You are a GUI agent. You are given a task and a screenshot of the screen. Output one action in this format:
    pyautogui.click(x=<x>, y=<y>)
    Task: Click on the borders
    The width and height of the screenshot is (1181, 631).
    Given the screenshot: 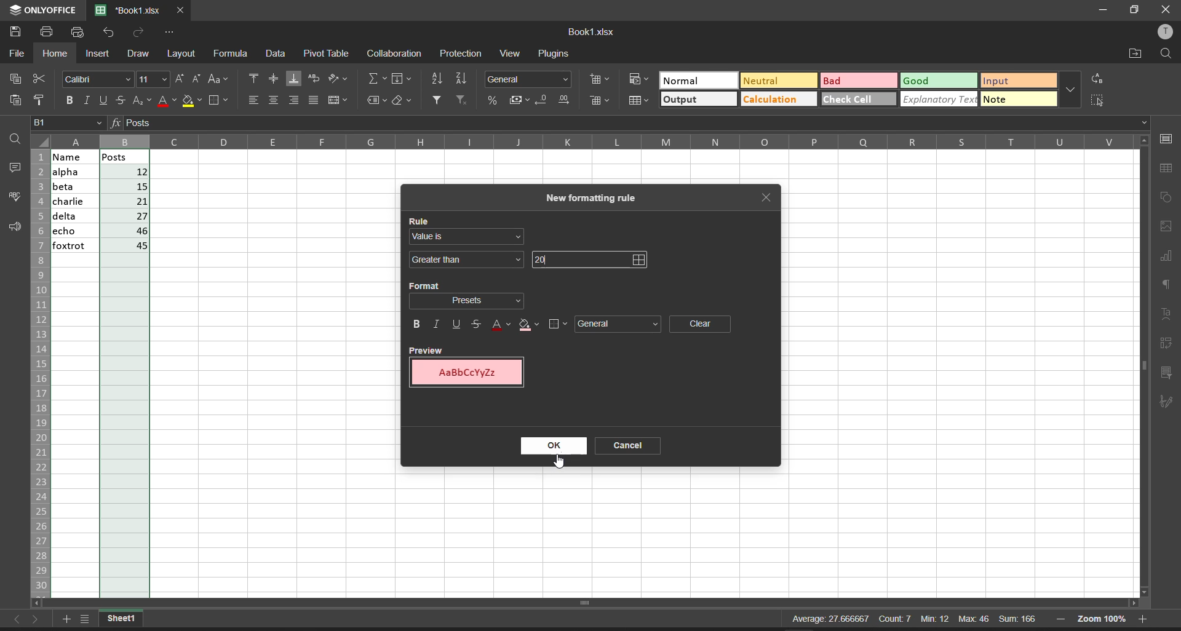 What is the action you would take?
    pyautogui.click(x=555, y=322)
    